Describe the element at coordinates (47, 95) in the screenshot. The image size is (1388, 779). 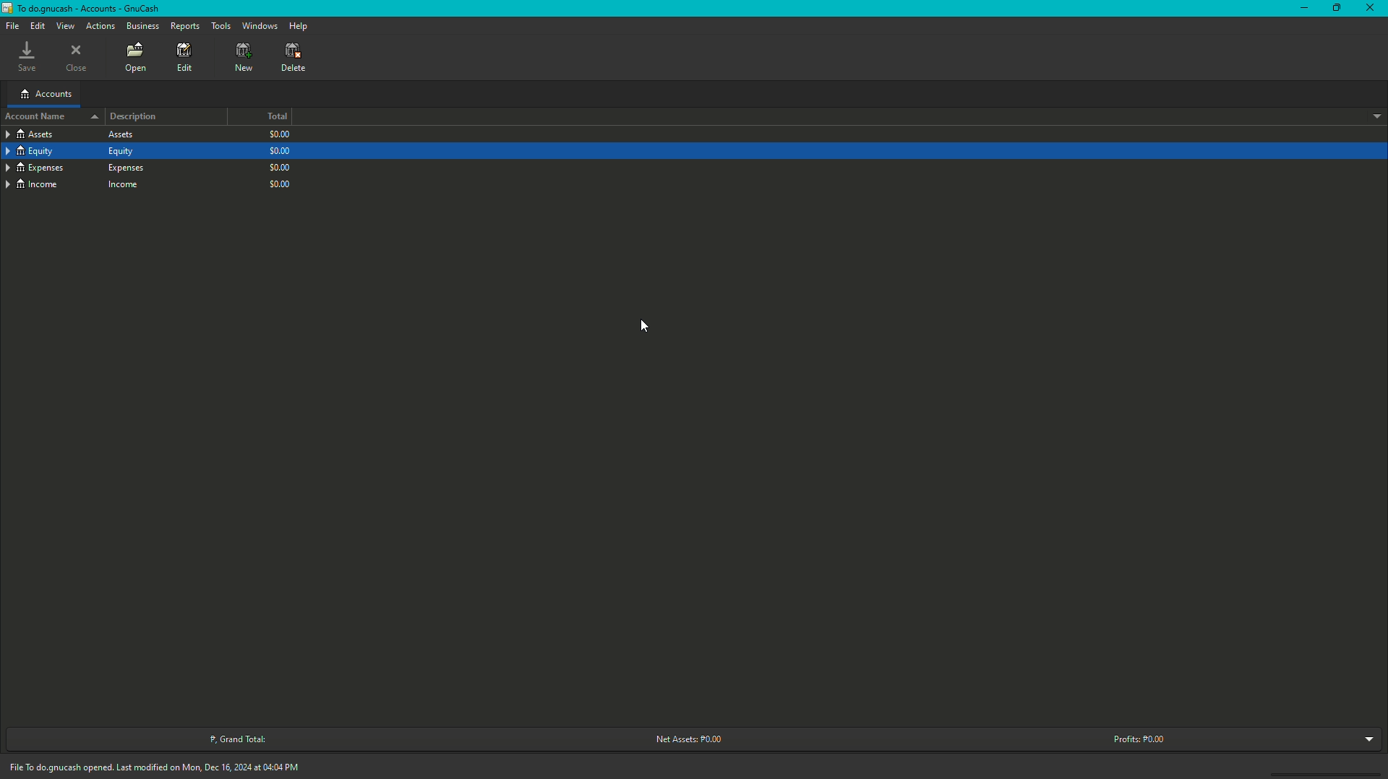
I see `Accounts` at that location.